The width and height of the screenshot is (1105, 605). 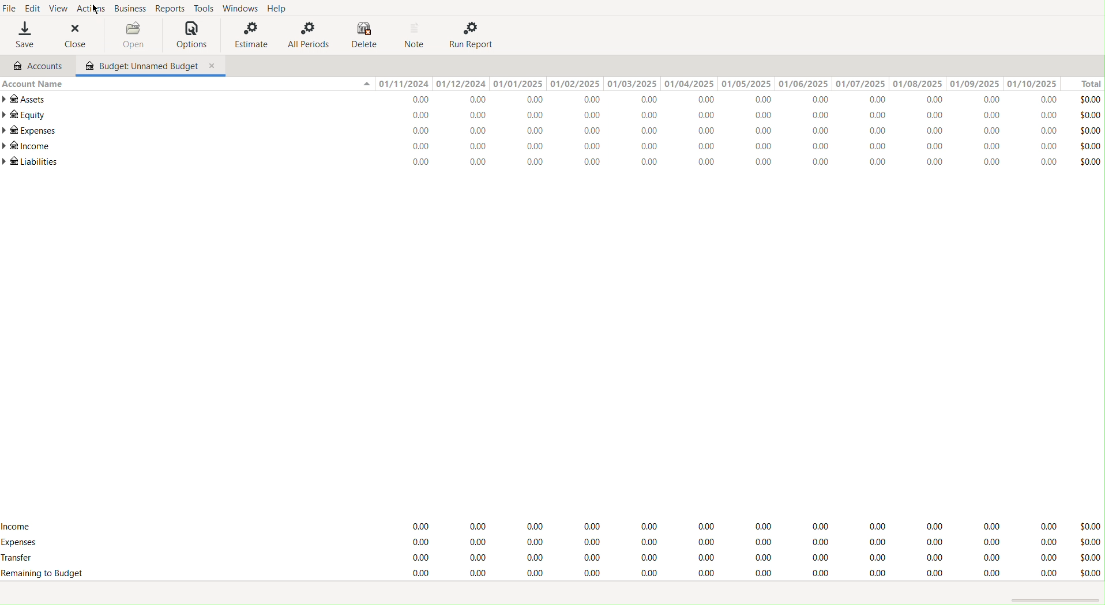 What do you see at coordinates (24, 559) in the screenshot?
I see `Transfer` at bounding box center [24, 559].